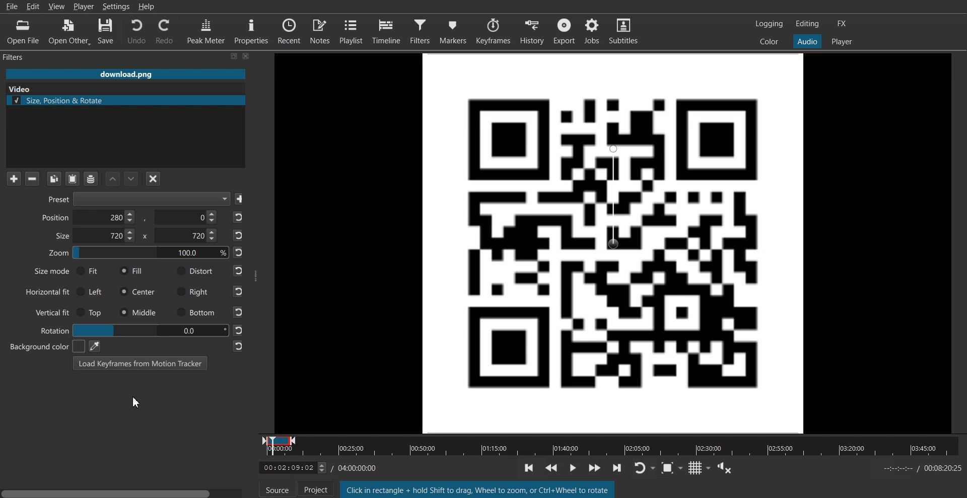 This screenshot has height=498, width=967. Describe the element at coordinates (133, 237) in the screenshot. I see `Size X & Y Co-ordinate` at that location.